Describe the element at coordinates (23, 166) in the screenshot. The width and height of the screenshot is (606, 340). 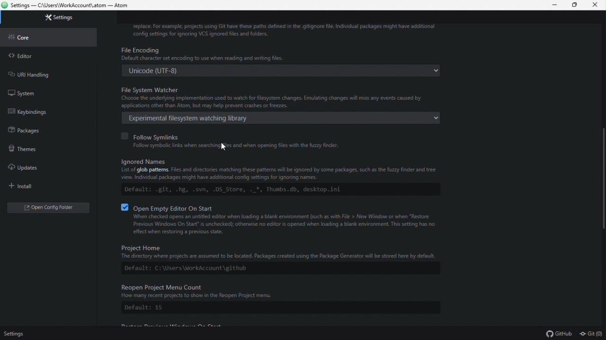
I see `Updates` at that location.